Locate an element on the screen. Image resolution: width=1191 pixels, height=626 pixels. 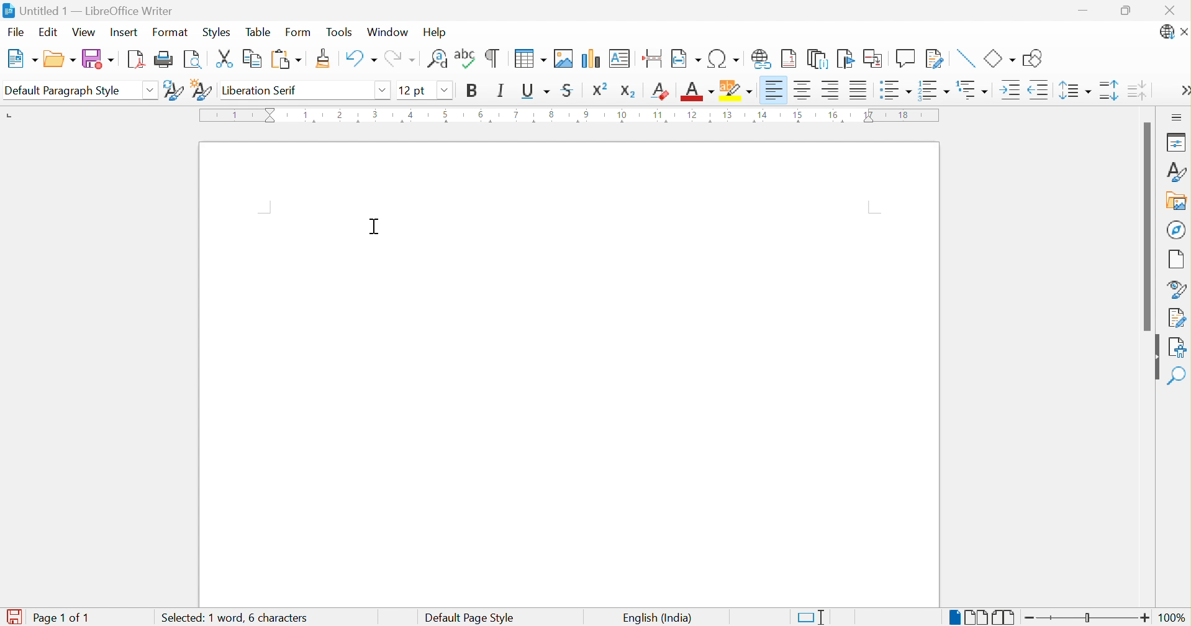
12 pt is located at coordinates (415, 90).